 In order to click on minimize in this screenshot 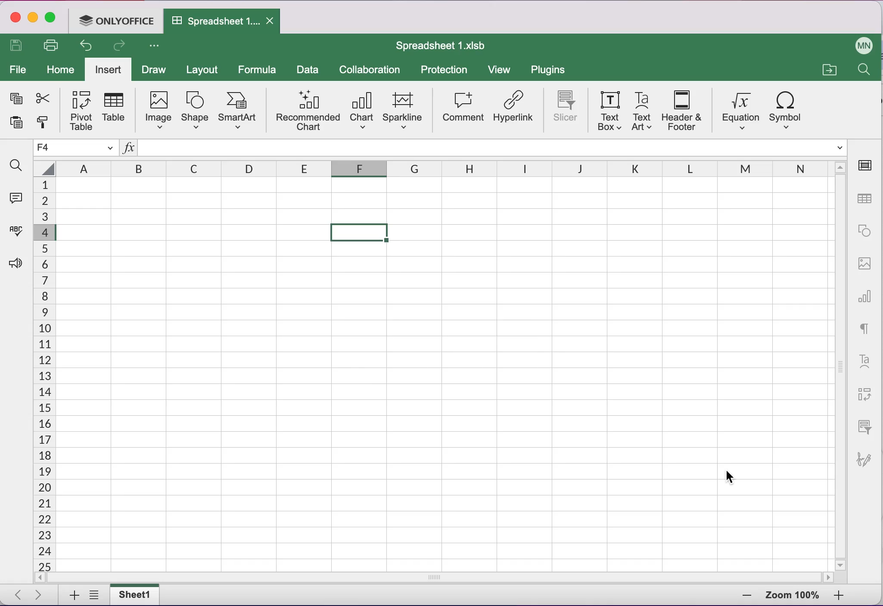, I will do `click(33, 18)`.